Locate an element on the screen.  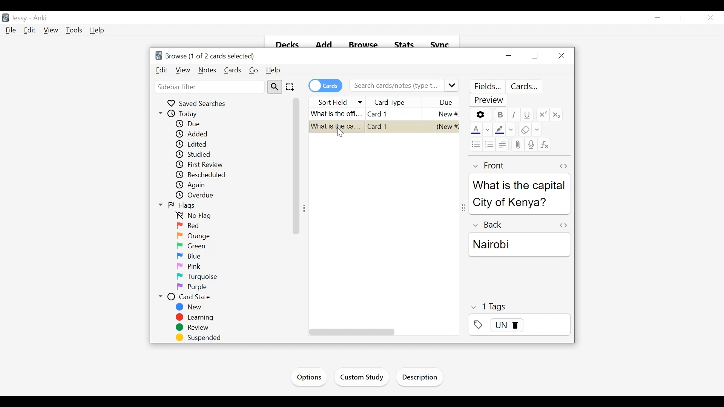
Alignment is located at coordinates (502, 144).